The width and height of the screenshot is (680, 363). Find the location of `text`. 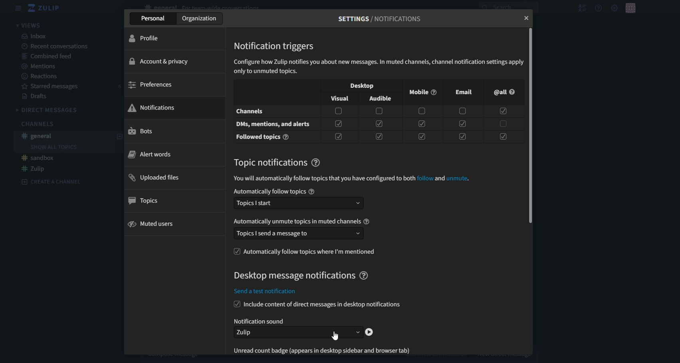

text is located at coordinates (260, 321).